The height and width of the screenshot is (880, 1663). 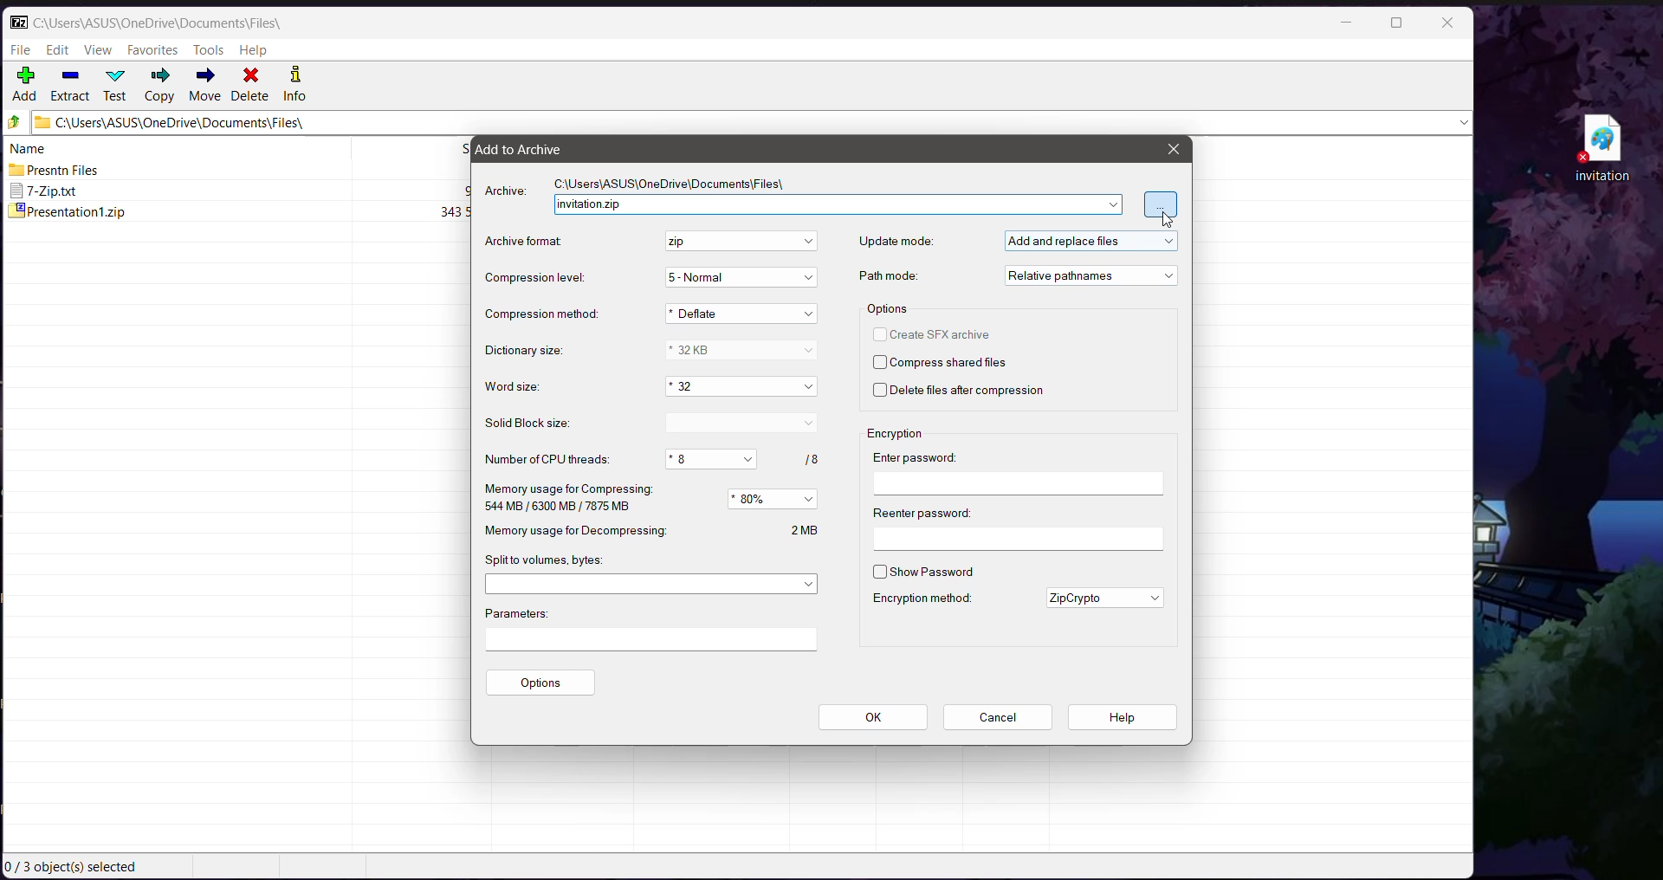 What do you see at coordinates (22, 49) in the screenshot?
I see `File` at bounding box center [22, 49].